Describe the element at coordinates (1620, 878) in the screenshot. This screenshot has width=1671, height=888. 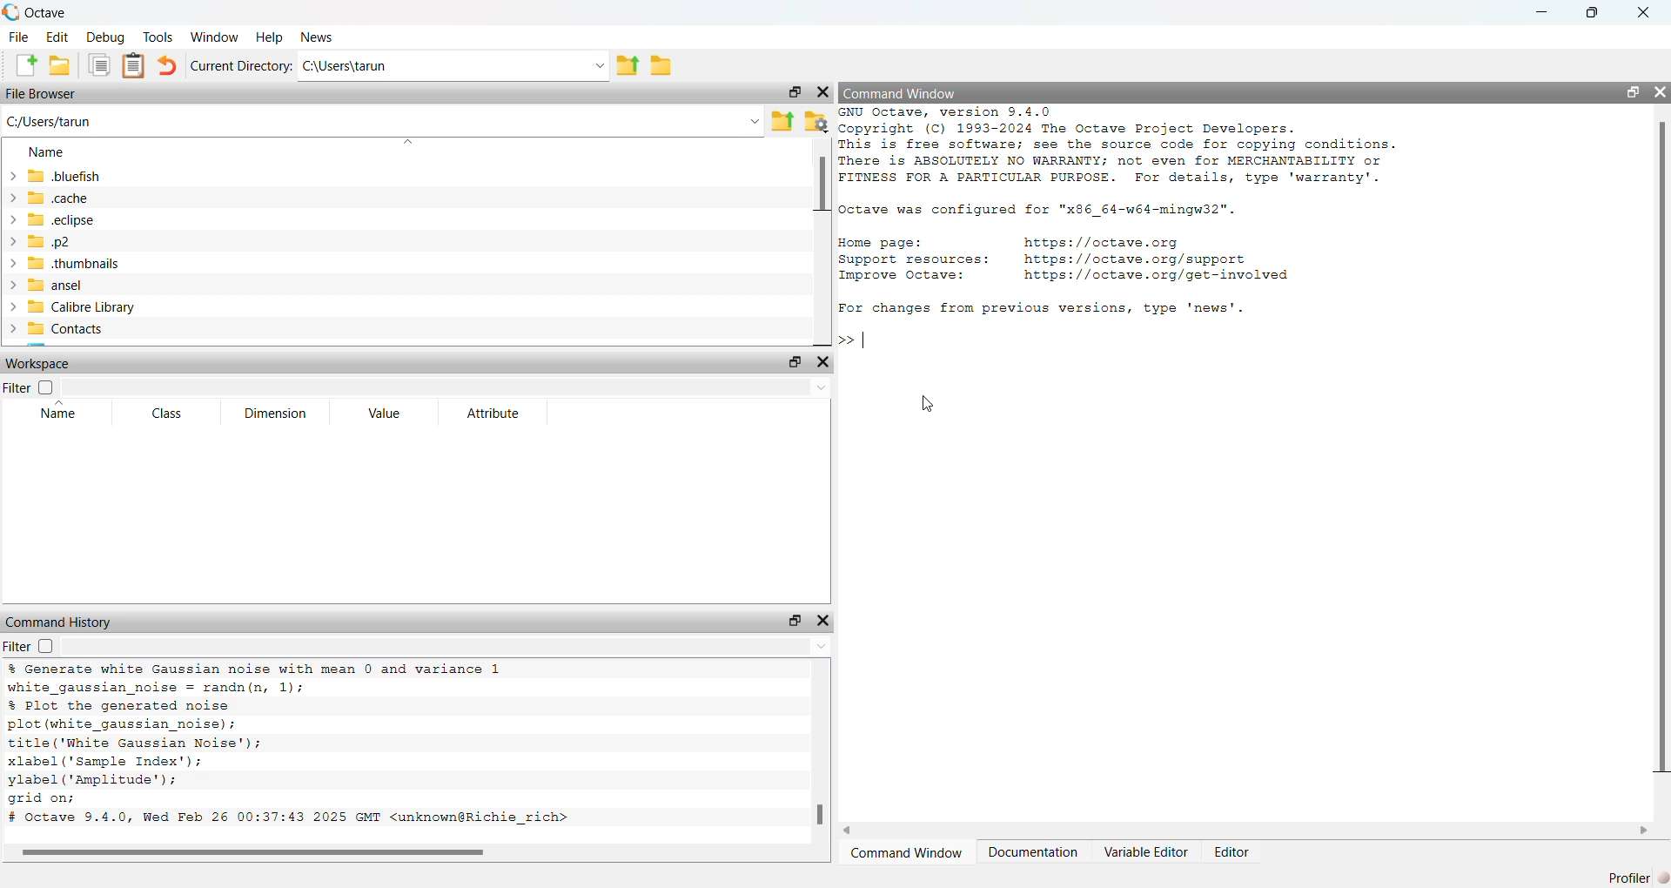
I see `profiler` at that location.